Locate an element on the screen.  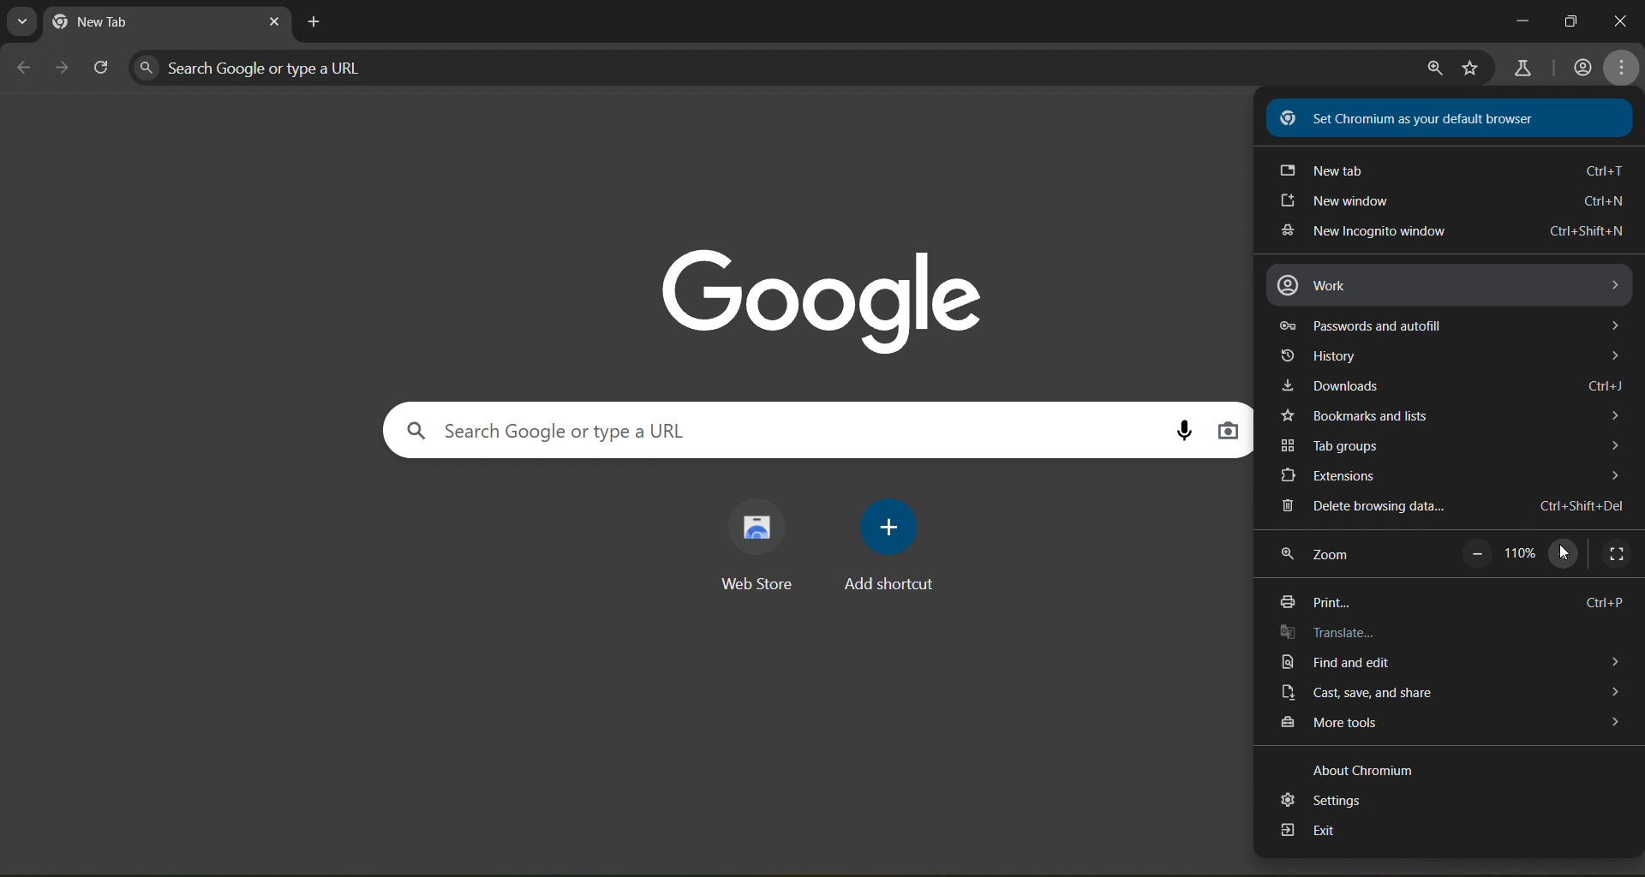
zoom out is located at coordinates (1475, 554).